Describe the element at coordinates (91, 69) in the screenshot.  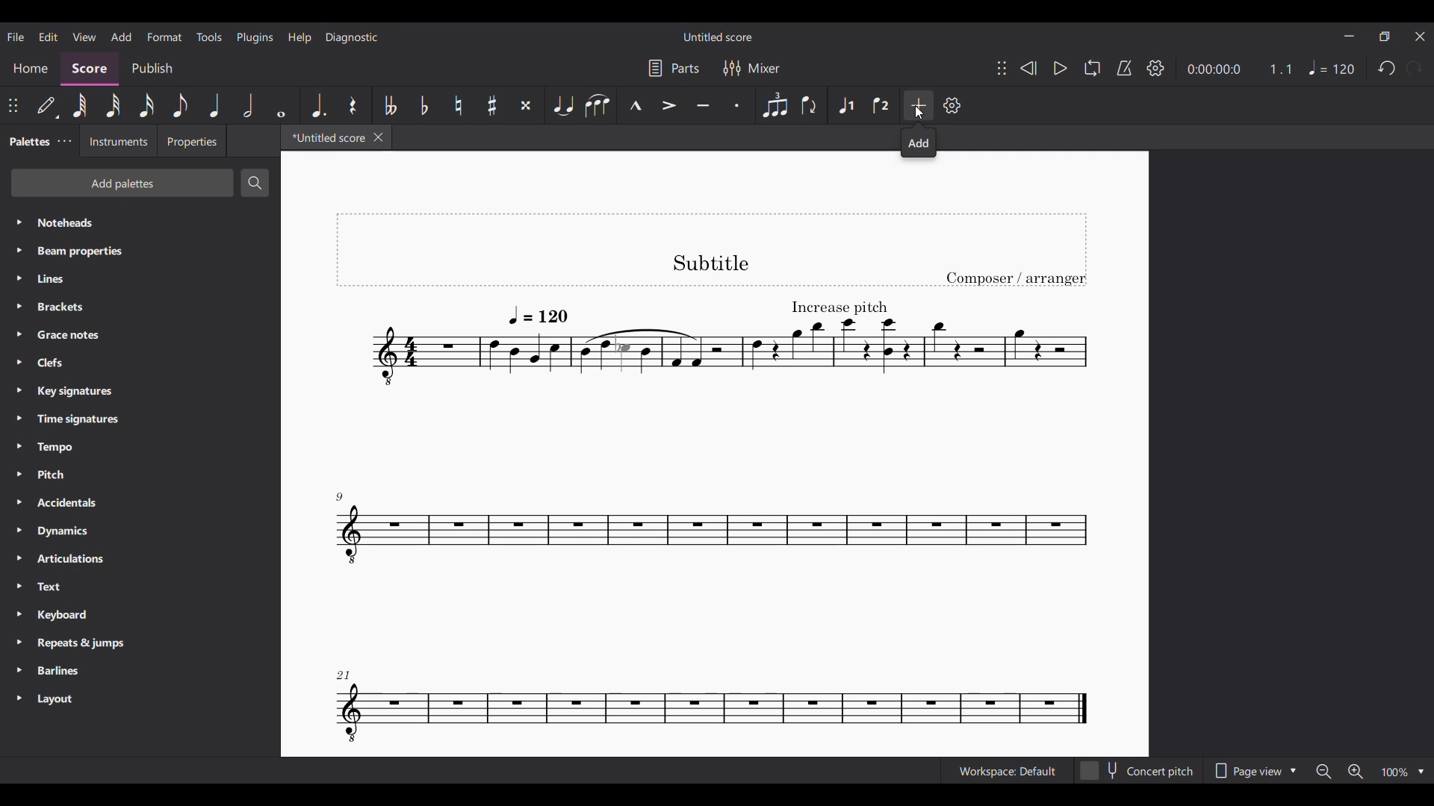
I see `Score, current section highlighted` at that location.